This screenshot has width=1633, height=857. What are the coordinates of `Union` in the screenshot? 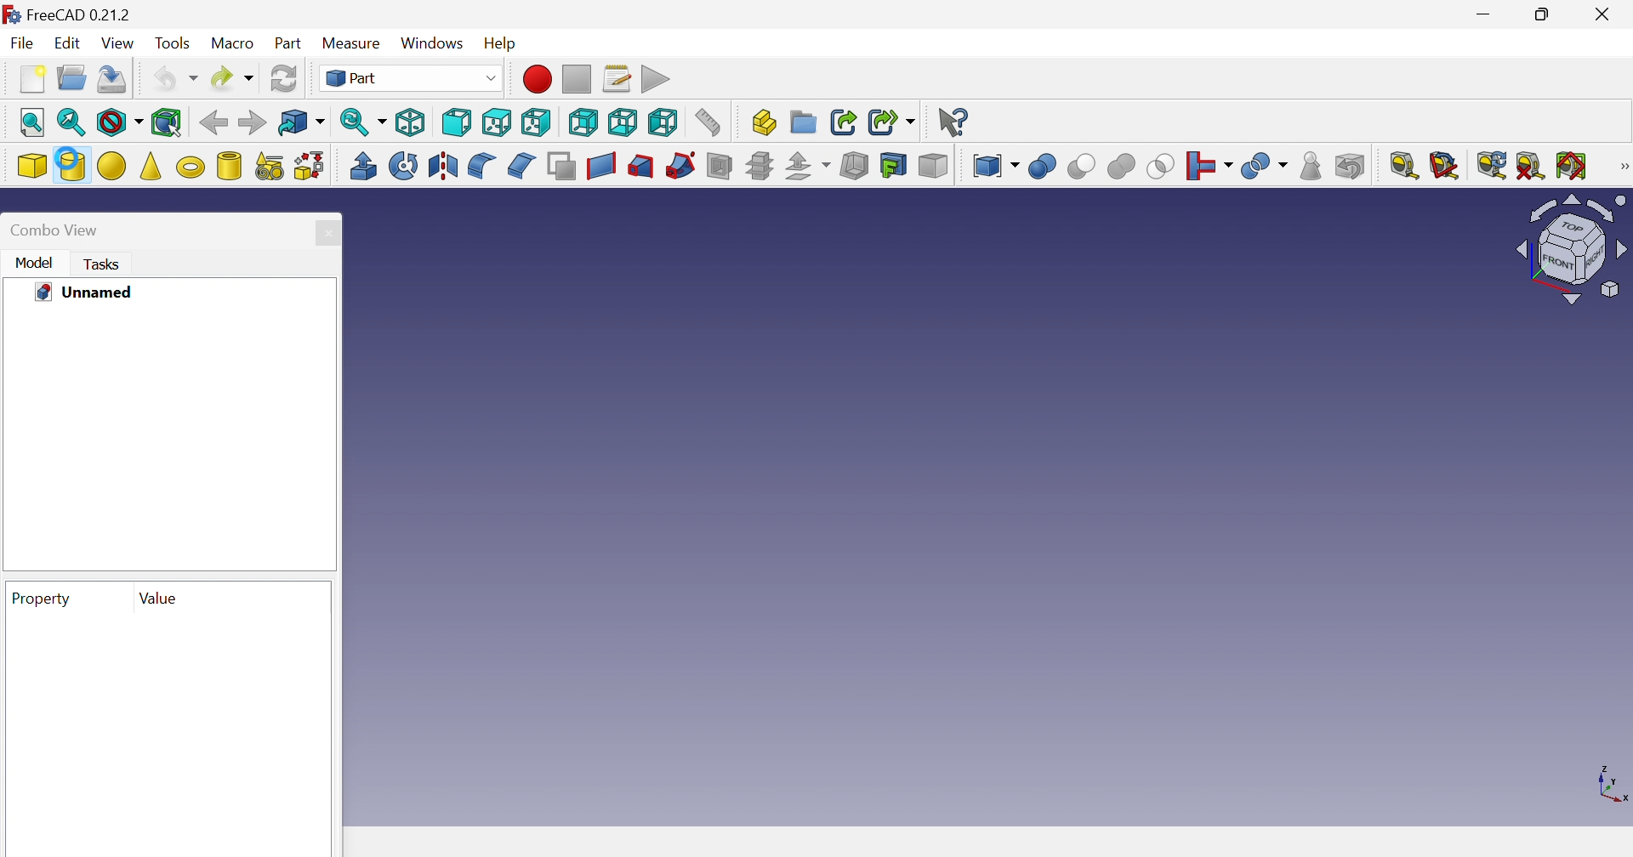 It's located at (1159, 168).